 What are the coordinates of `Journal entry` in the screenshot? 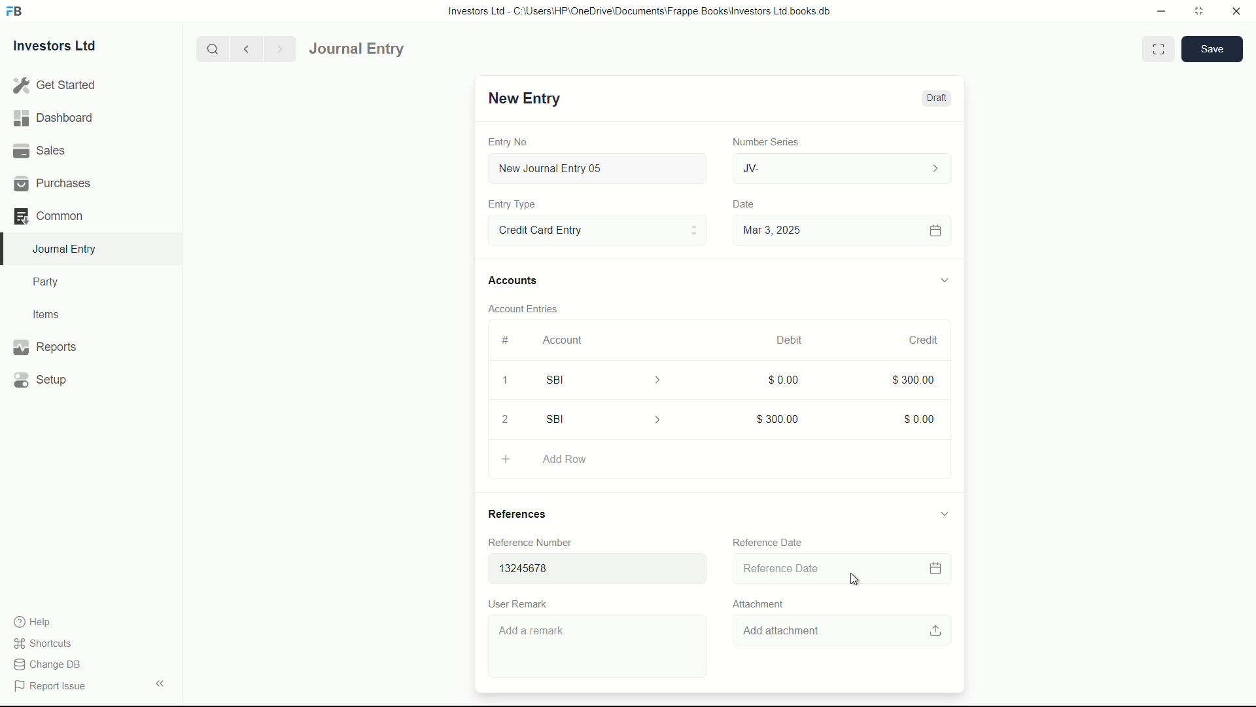 It's located at (394, 49).